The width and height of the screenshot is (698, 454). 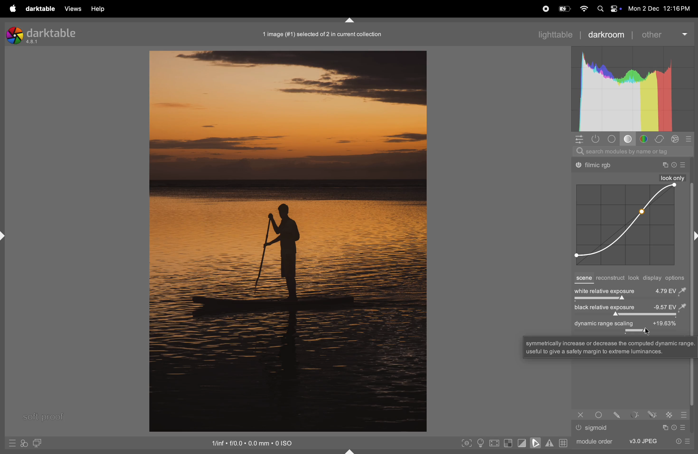 What do you see at coordinates (680, 441) in the screenshot?
I see `quick acess to presets` at bounding box center [680, 441].